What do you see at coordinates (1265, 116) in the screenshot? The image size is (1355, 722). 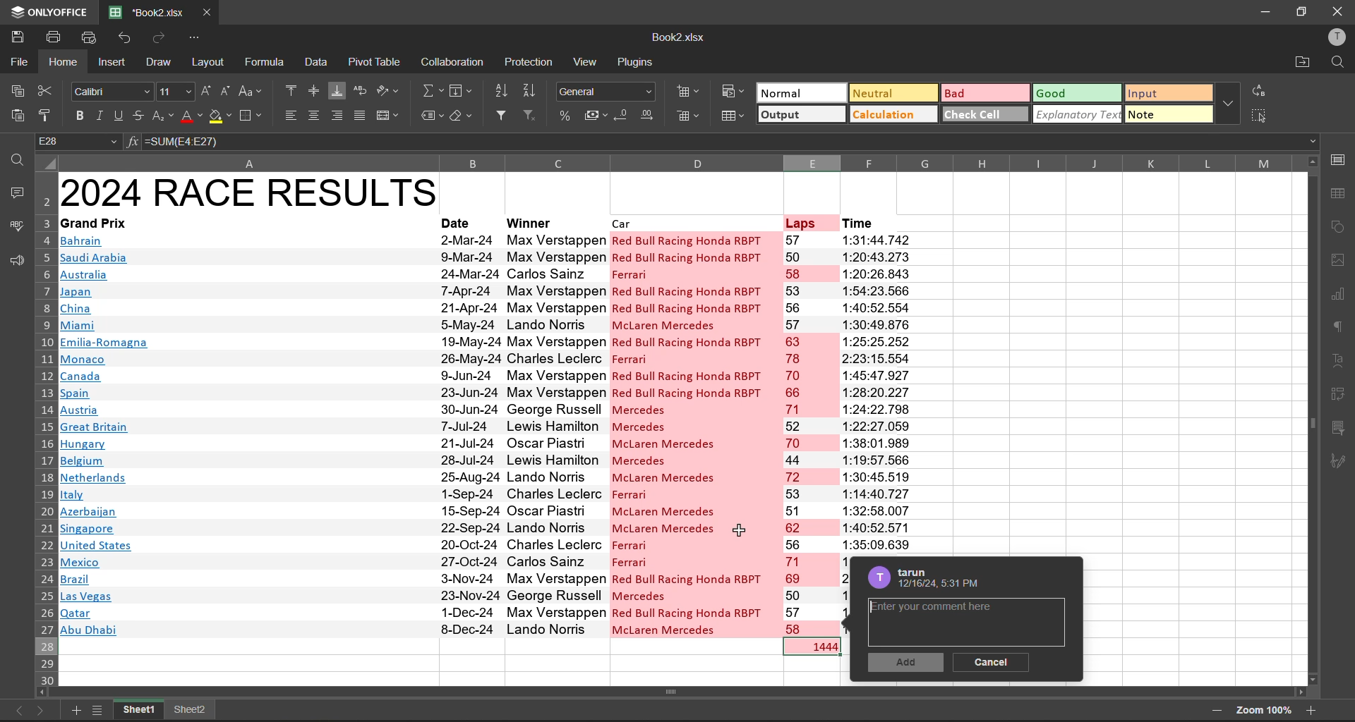 I see `select all` at bounding box center [1265, 116].